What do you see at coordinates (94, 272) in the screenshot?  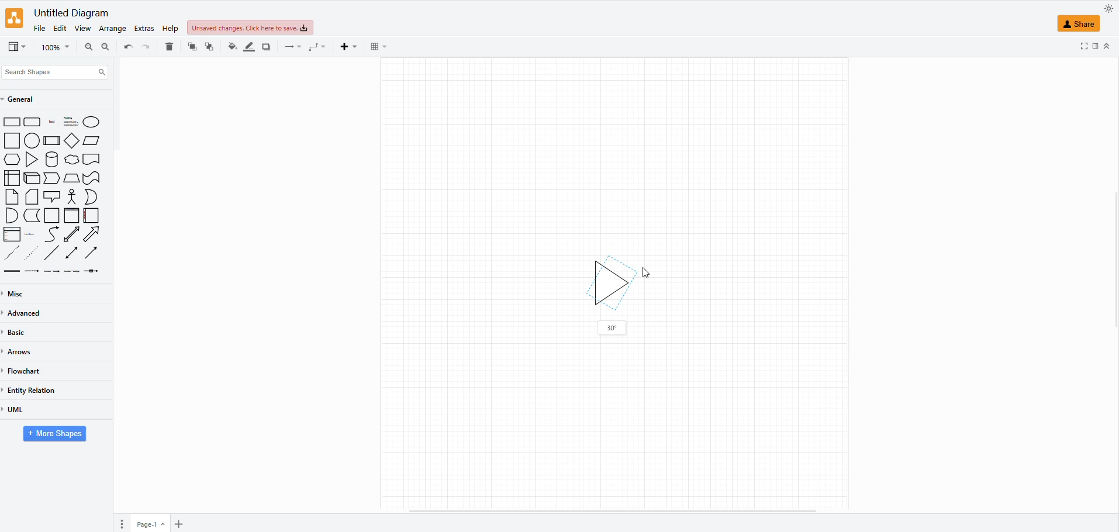 I see `Labelled Arrow` at bounding box center [94, 272].